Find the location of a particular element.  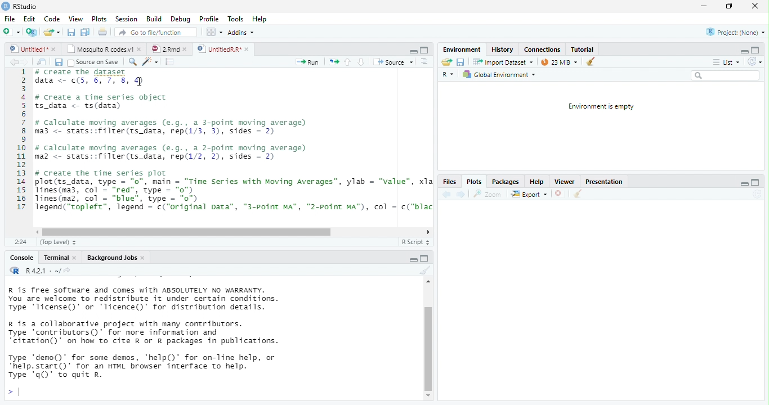

Profile is located at coordinates (209, 19).